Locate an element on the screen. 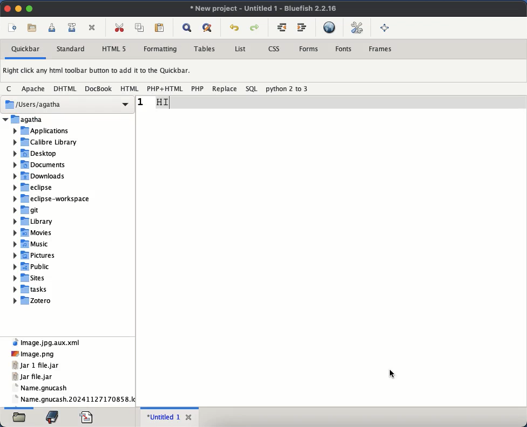 The height and width of the screenshot is (427, 527). standard is located at coordinates (71, 49).